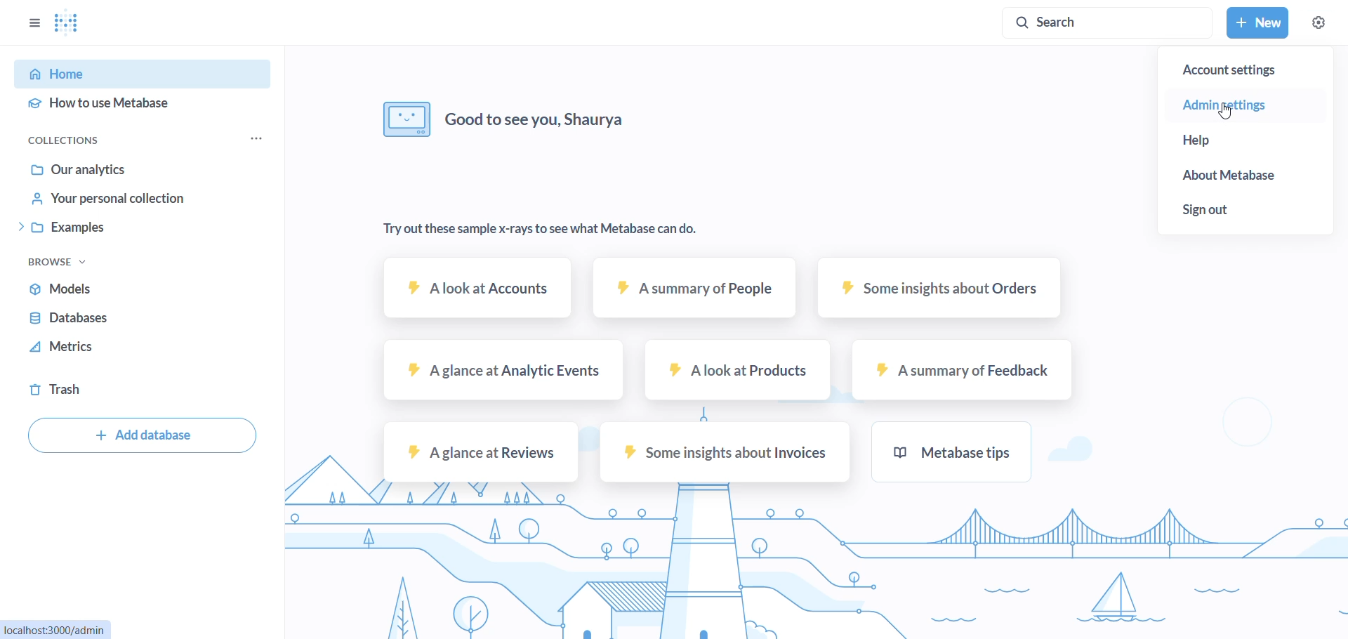 Image resolution: width=1348 pixels, height=639 pixels. What do you see at coordinates (1232, 105) in the screenshot?
I see `admin settings` at bounding box center [1232, 105].